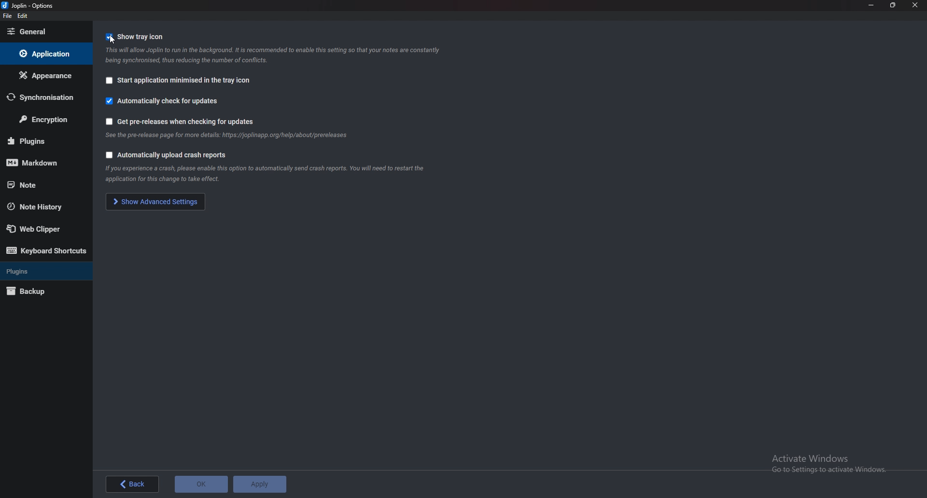  What do you see at coordinates (141, 37) in the screenshot?
I see `Show tray icon` at bounding box center [141, 37].